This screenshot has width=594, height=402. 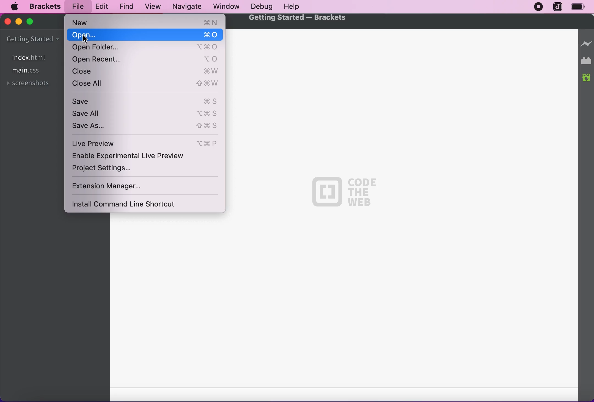 I want to click on debug, so click(x=260, y=7).